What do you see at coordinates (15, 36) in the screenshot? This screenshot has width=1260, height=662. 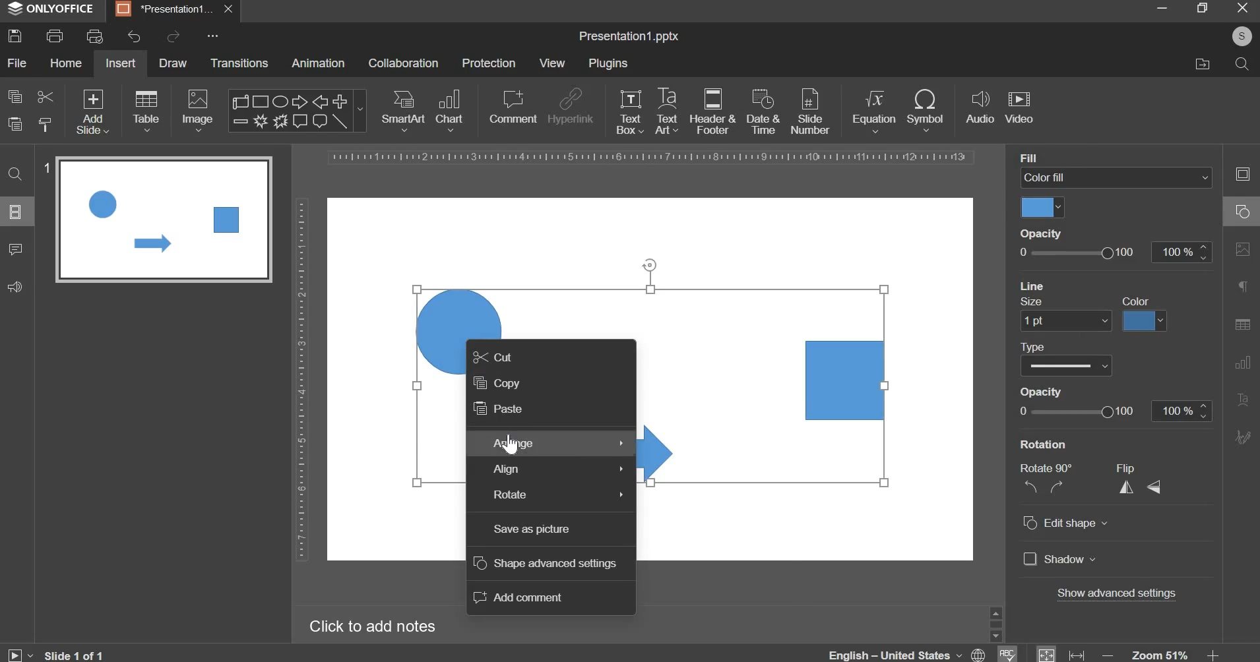 I see `save` at bounding box center [15, 36].